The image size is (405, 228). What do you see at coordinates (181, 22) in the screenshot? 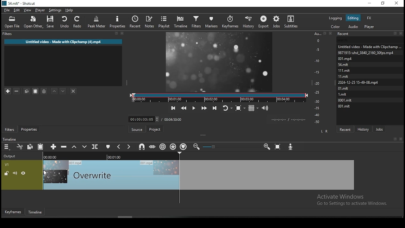
I see `timeline` at bounding box center [181, 22].